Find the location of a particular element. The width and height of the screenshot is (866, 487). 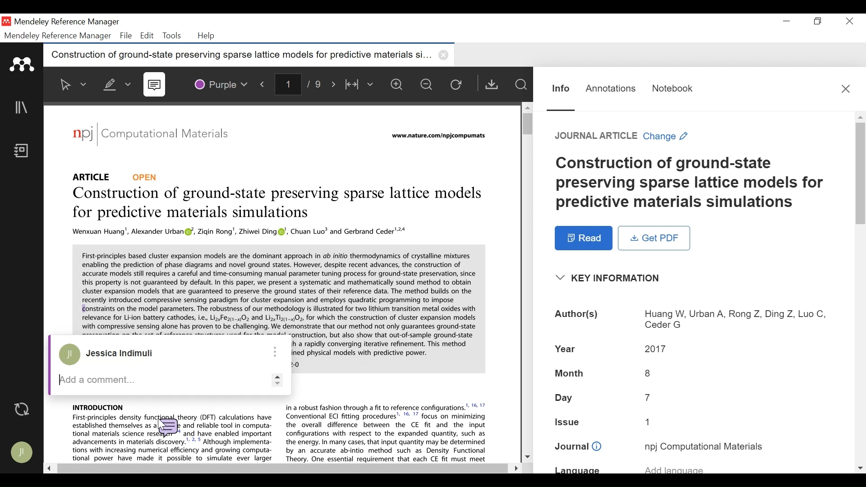

Sticky note is located at coordinates (167, 425).